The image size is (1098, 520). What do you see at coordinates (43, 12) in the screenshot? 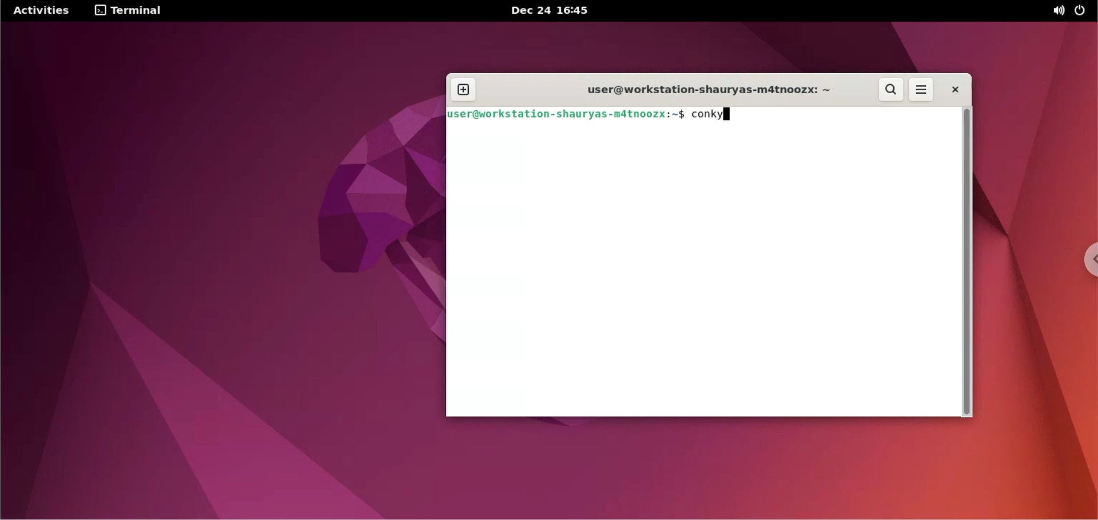
I see `Activities ` at bounding box center [43, 12].